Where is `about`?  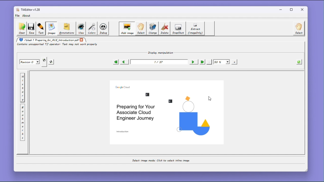 about is located at coordinates (27, 16).